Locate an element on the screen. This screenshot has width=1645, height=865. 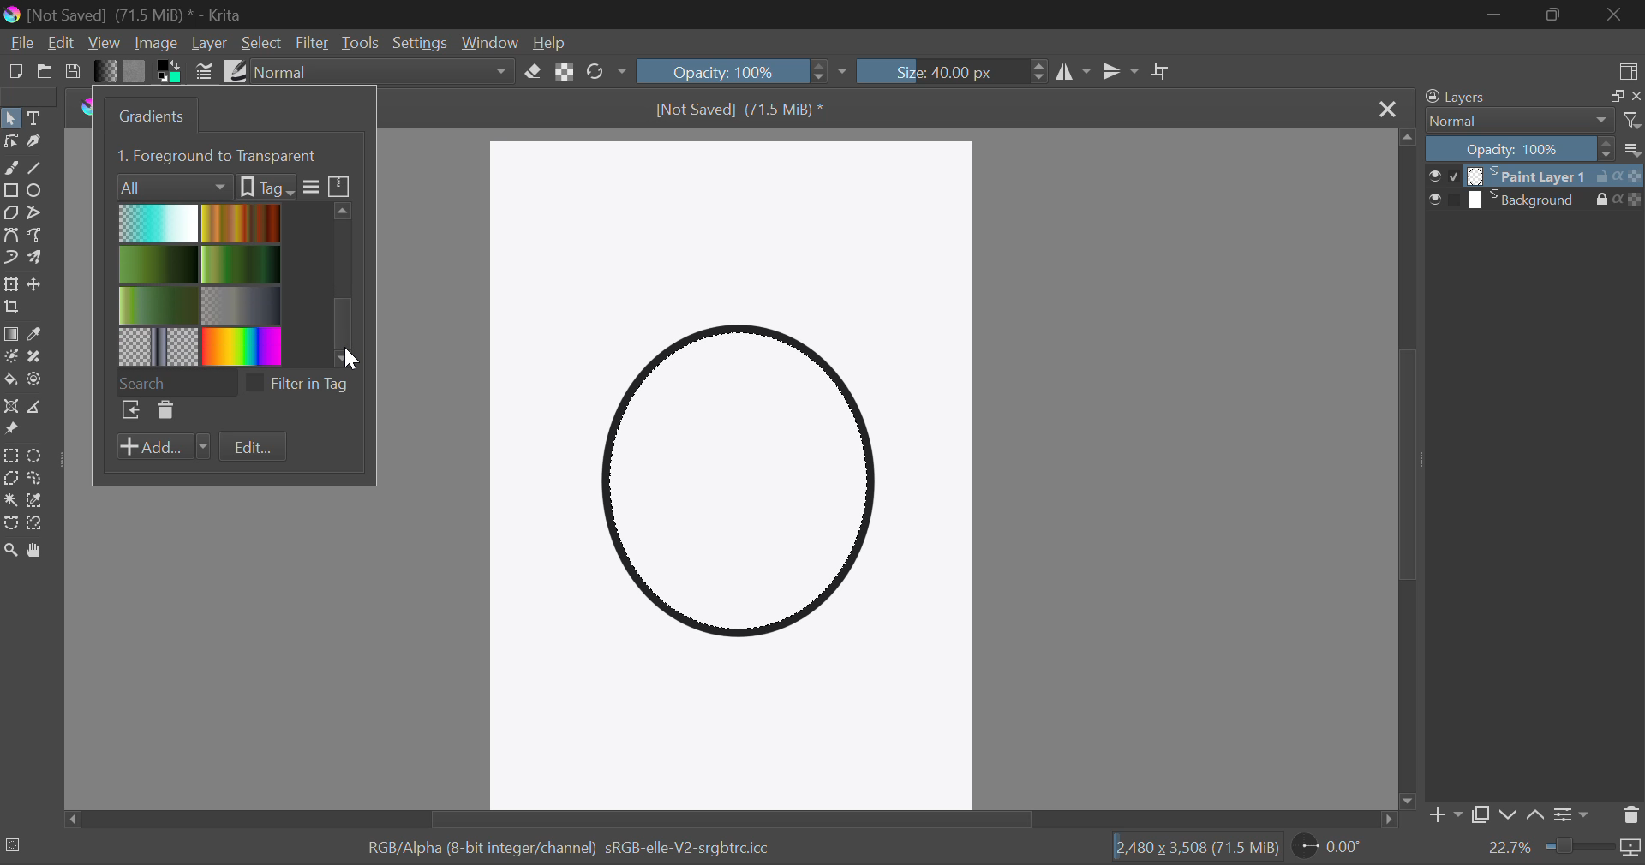
Brush Presets is located at coordinates (238, 73).